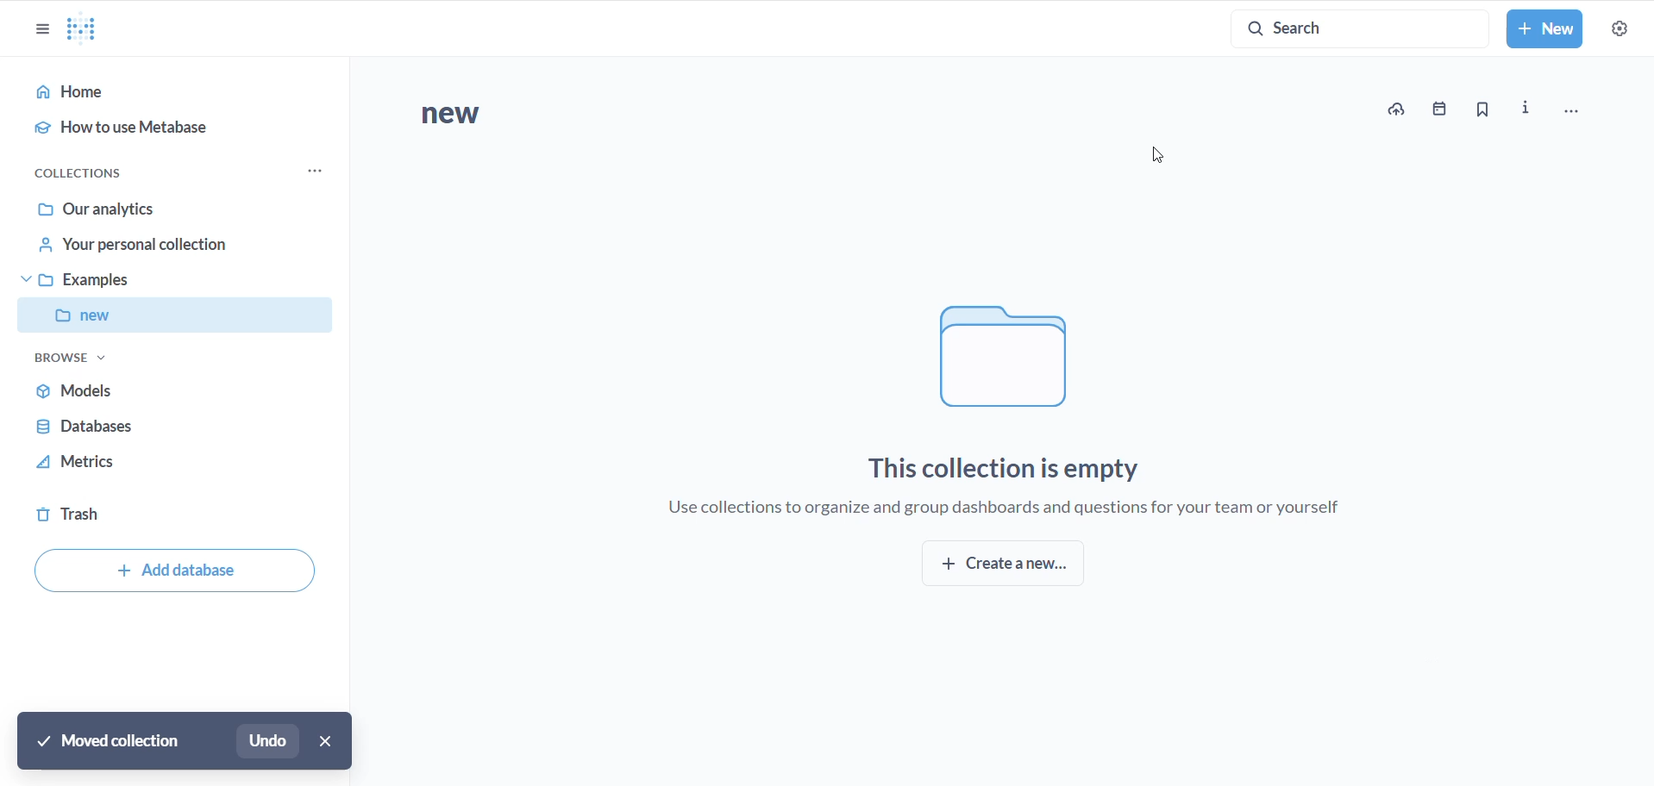 This screenshot has width=1654, height=786. Describe the element at coordinates (1360, 28) in the screenshot. I see `SEARCH  BUTTON` at that location.